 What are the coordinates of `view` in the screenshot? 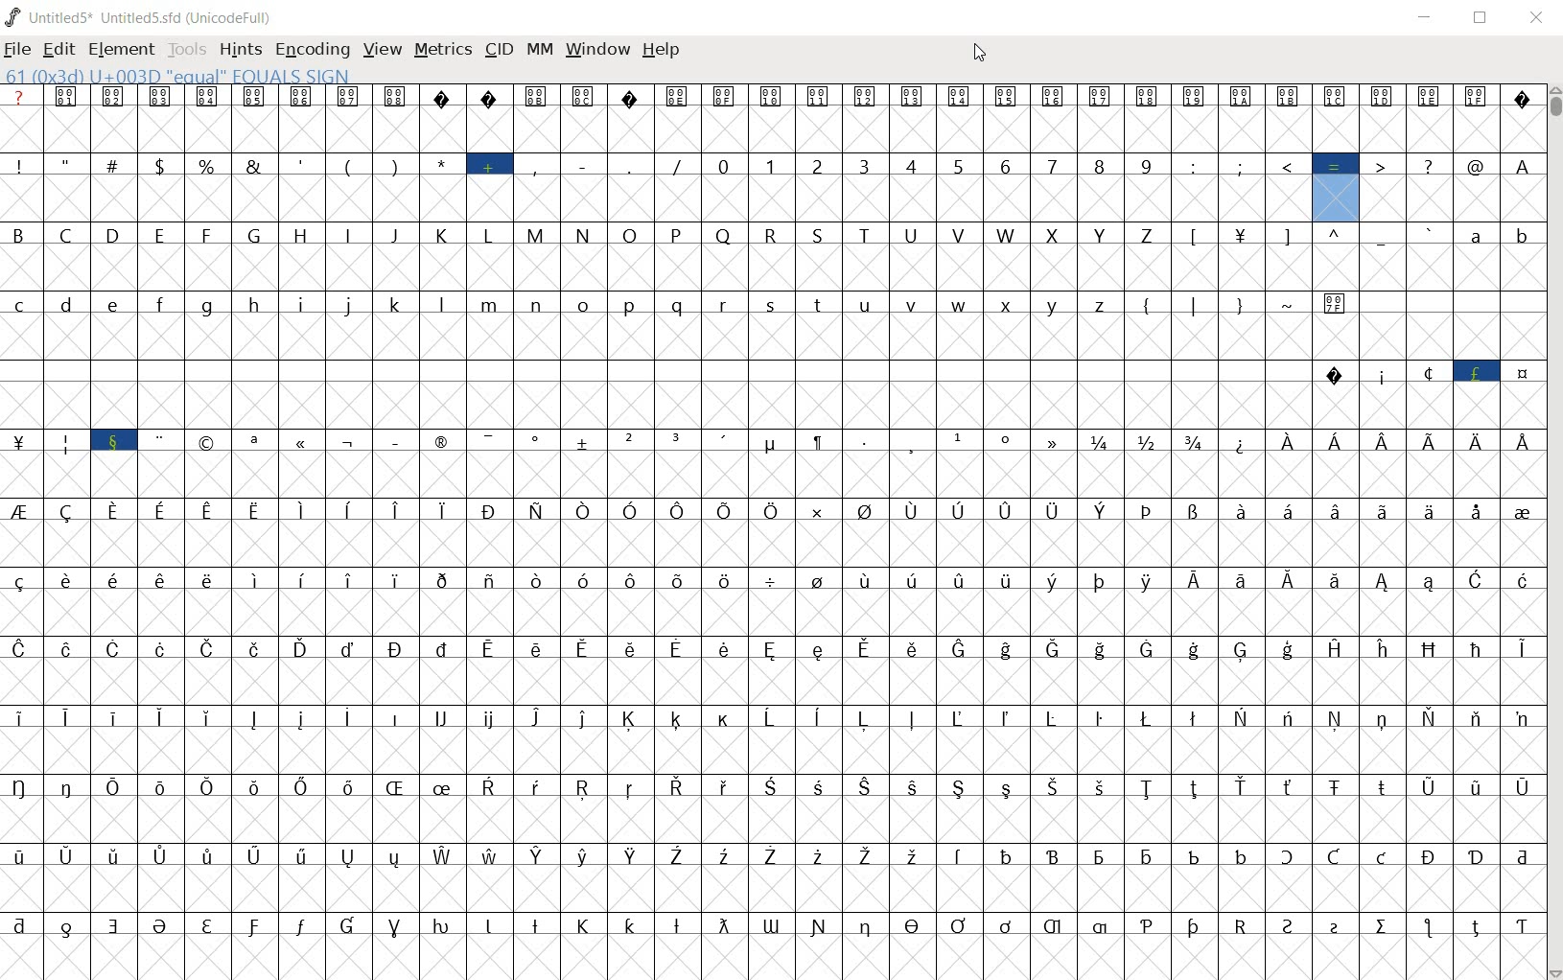 It's located at (380, 49).